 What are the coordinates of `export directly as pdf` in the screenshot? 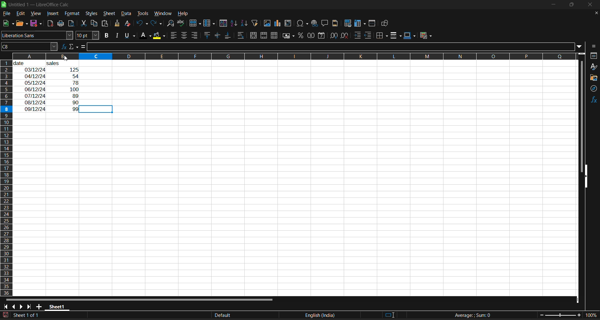 It's located at (51, 23).